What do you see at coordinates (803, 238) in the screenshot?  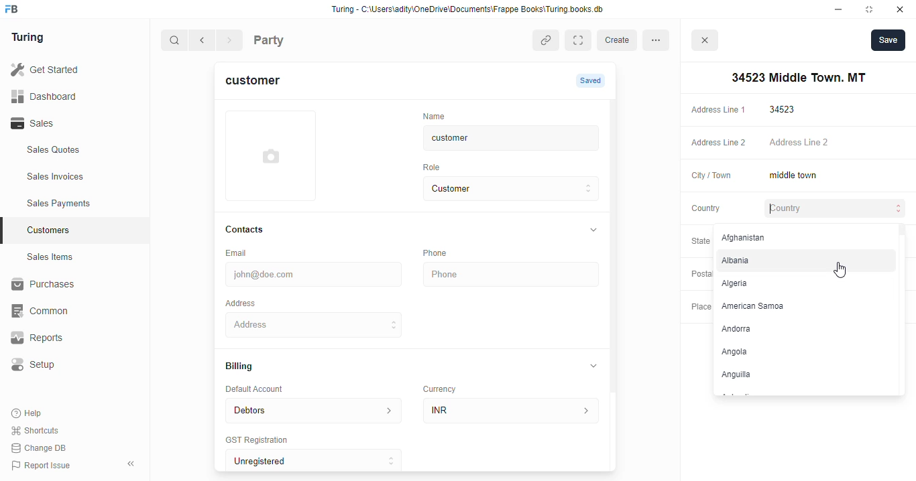 I see `Afghanistan` at bounding box center [803, 238].